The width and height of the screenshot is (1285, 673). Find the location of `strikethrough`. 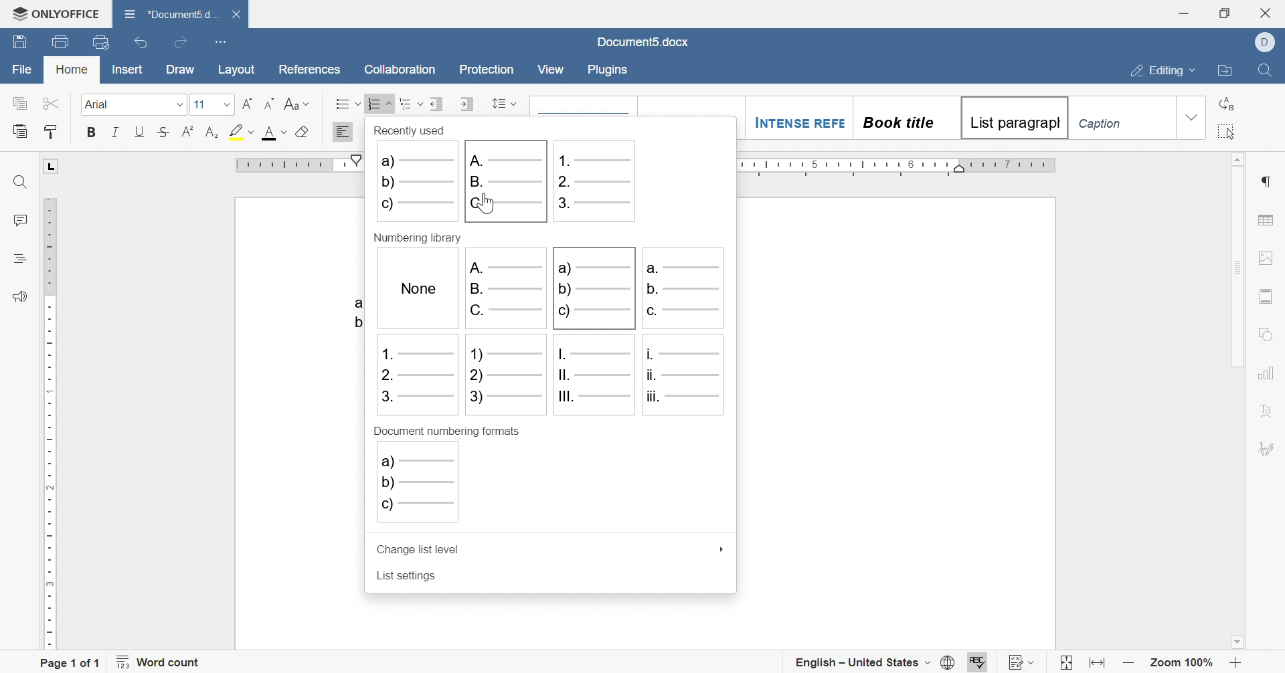

strikethrough is located at coordinates (163, 132).